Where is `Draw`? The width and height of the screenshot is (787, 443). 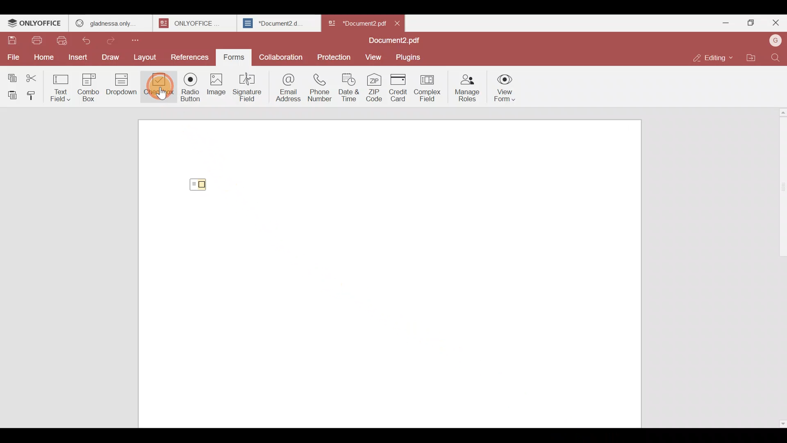 Draw is located at coordinates (113, 56).